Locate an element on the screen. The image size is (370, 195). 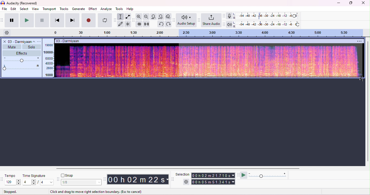
loop is located at coordinates (105, 21).